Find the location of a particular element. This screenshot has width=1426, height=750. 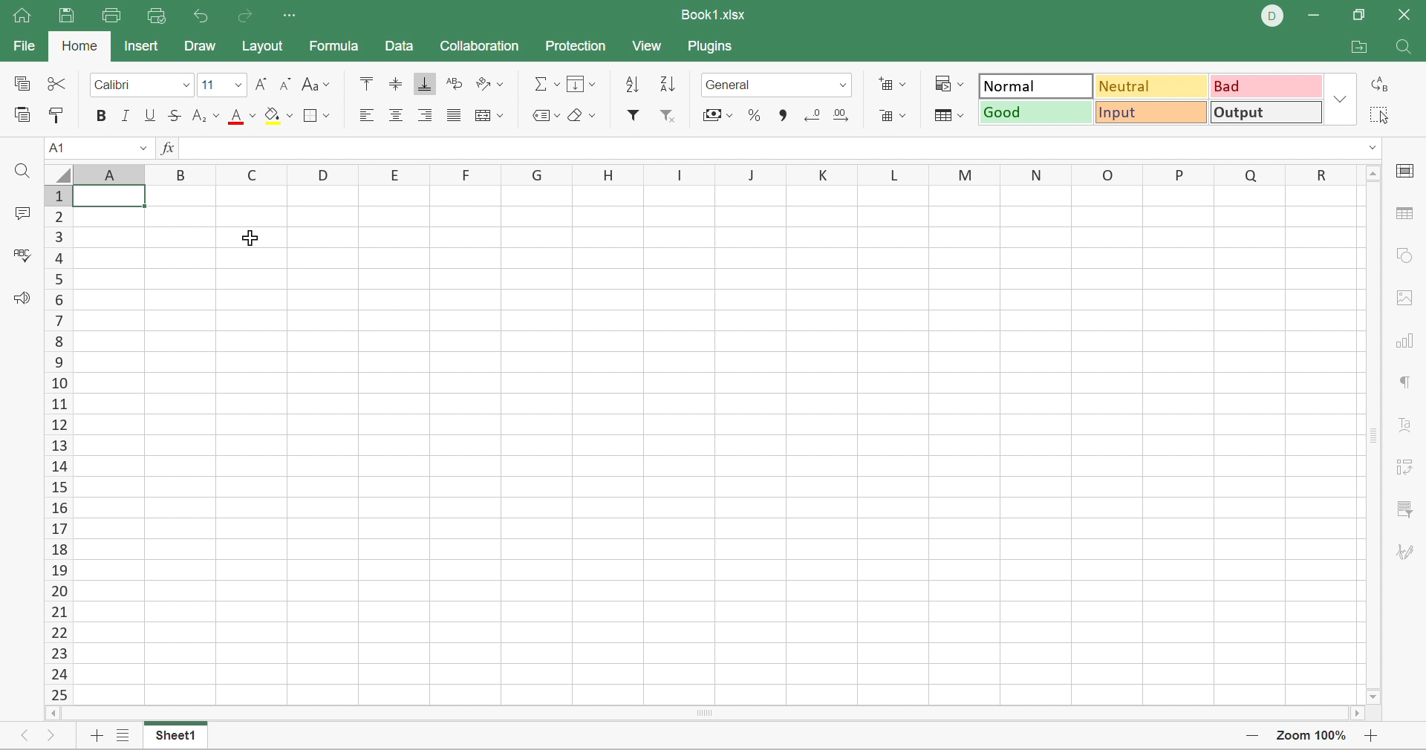

Comma style is located at coordinates (782, 113).